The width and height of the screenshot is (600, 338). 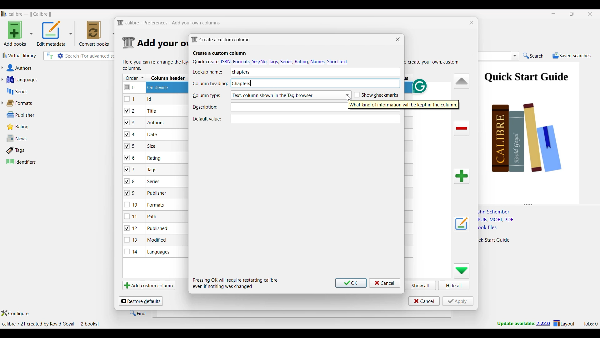 I want to click on Indicates Column heading text box, so click(x=210, y=84).